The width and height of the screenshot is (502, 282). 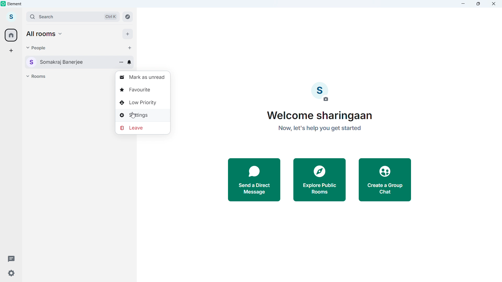 I want to click on Conversation options , so click(x=121, y=62).